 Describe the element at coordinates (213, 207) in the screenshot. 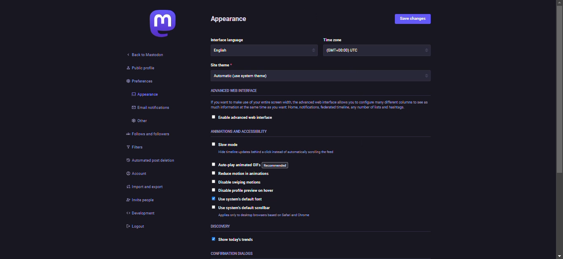

I see `click to select` at that location.